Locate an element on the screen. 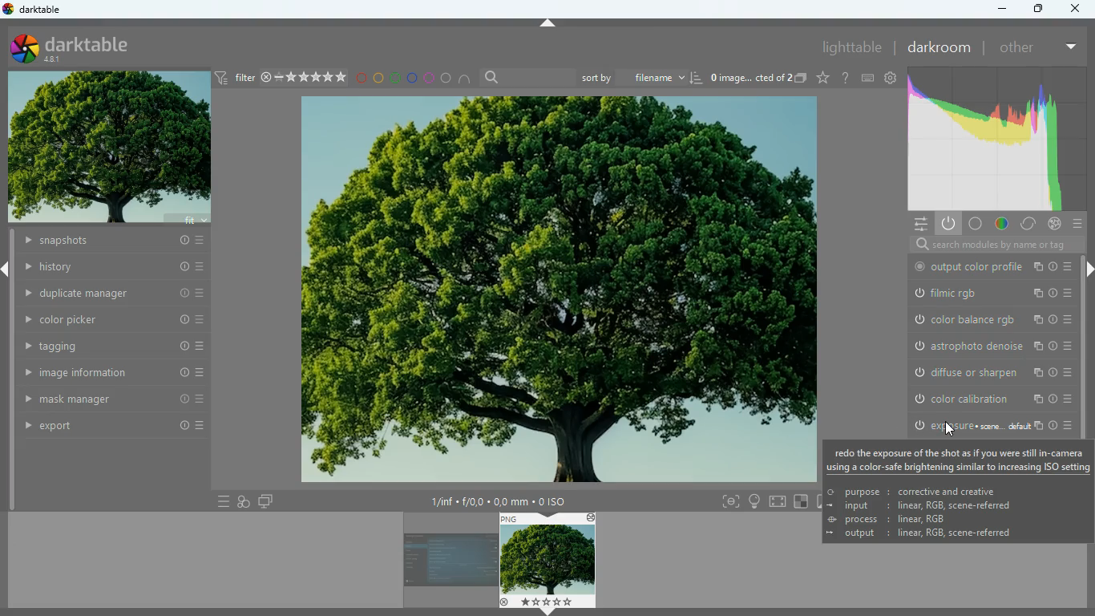 The width and height of the screenshot is (1095, 616). image is located at coordinates (450, 563).